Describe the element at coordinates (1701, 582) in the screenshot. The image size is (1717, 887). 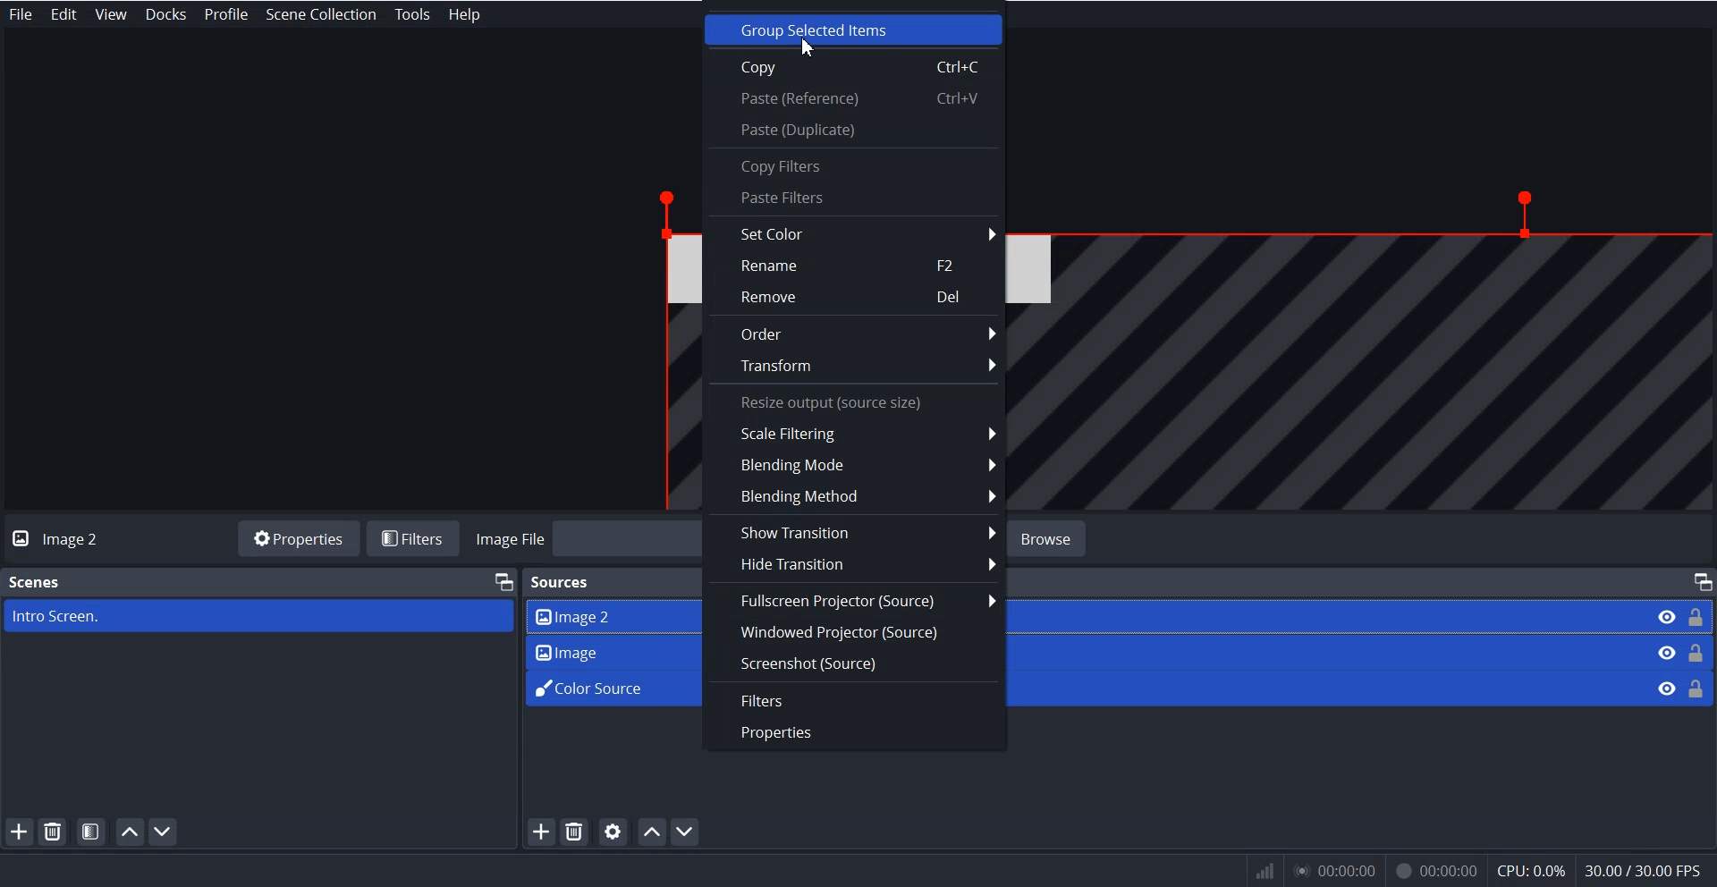
I see `Maximize` at that location.